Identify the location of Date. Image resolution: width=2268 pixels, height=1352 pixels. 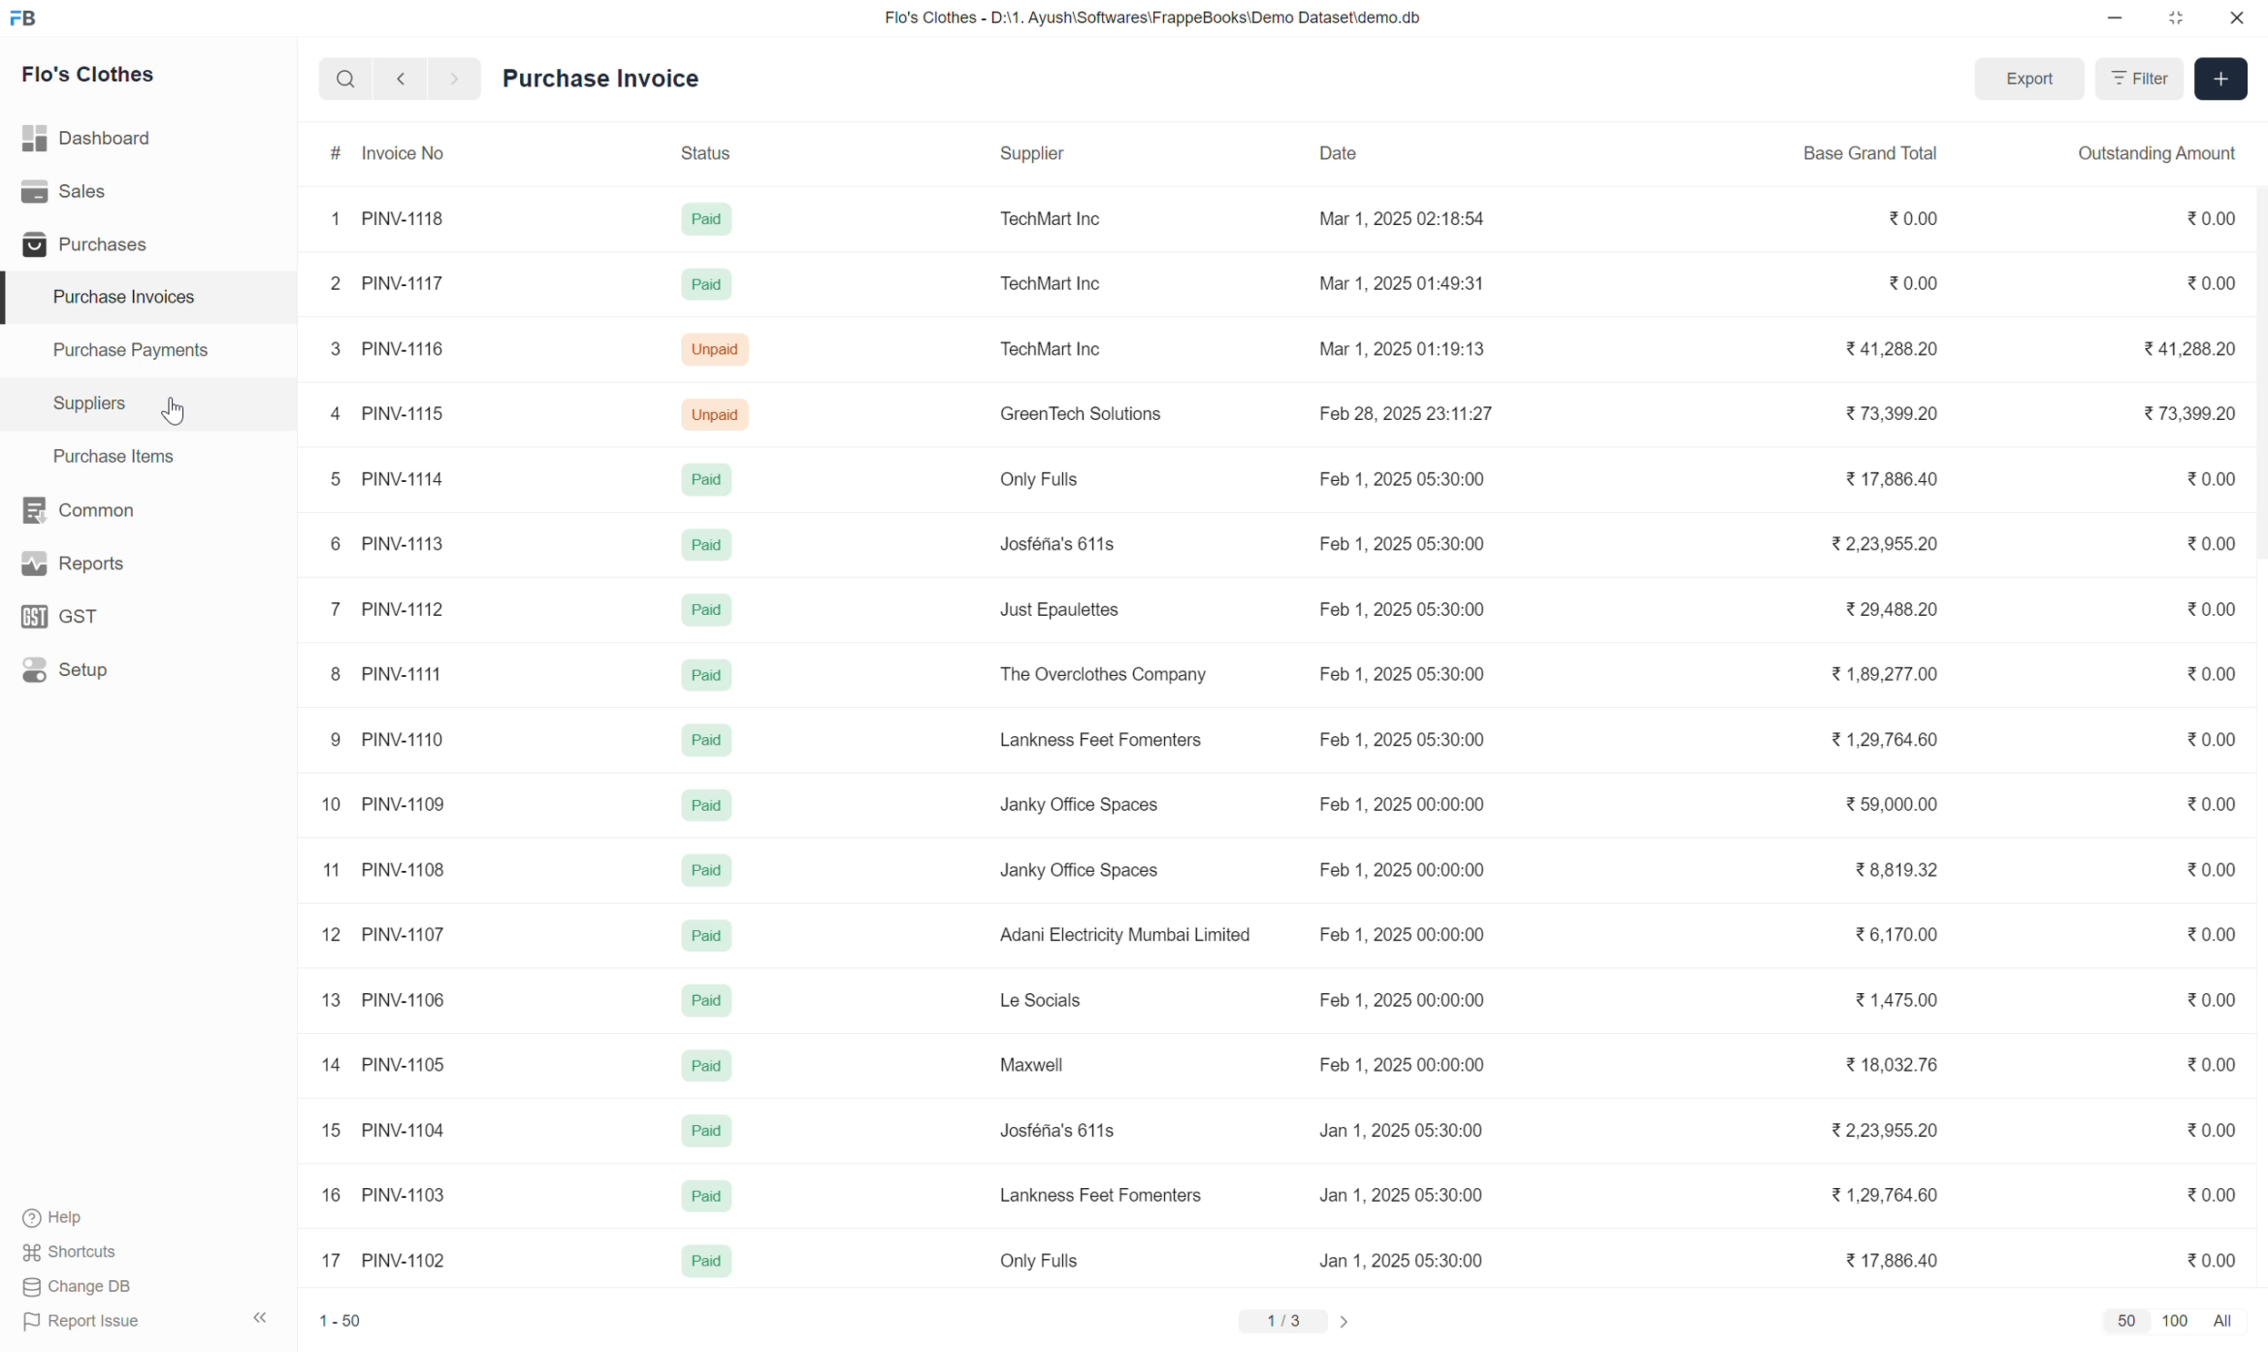
(1346, 156).